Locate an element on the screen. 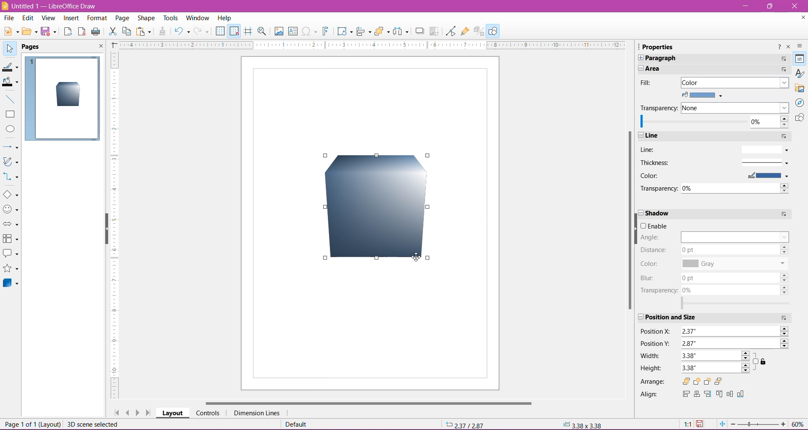 The image size is (808, 430). Connectors is located at coordinates (11, 177).